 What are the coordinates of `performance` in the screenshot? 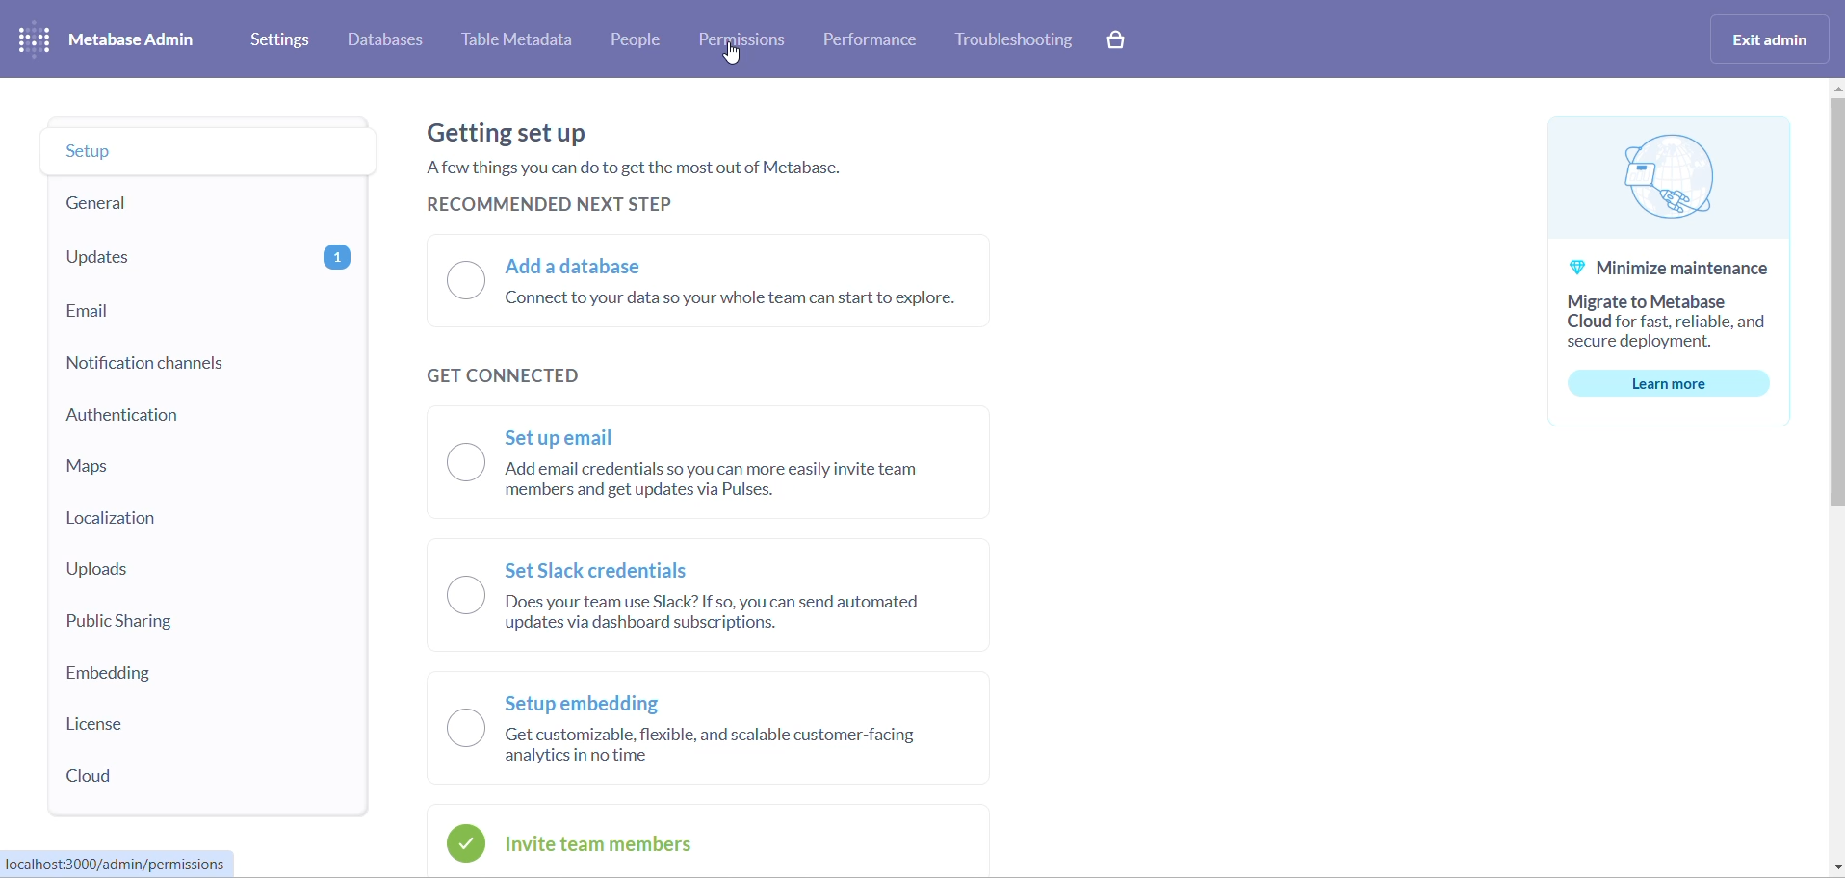 It's located at (873, 44).